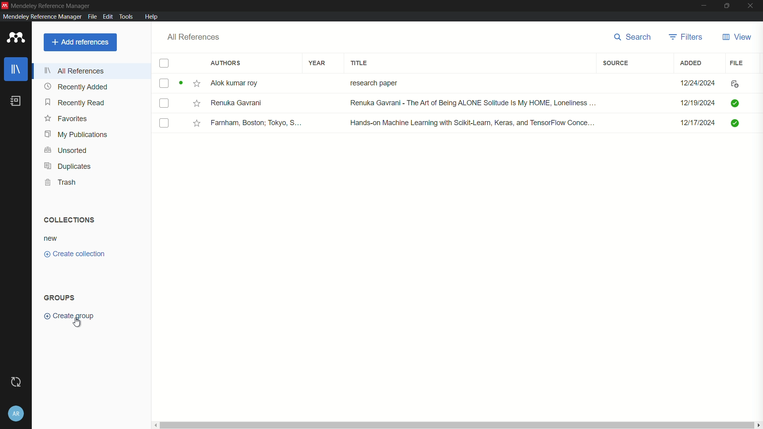  What do you see at coordinates (317, 63) in the screenshot?
I see `year` at bounding box center [317, 63].